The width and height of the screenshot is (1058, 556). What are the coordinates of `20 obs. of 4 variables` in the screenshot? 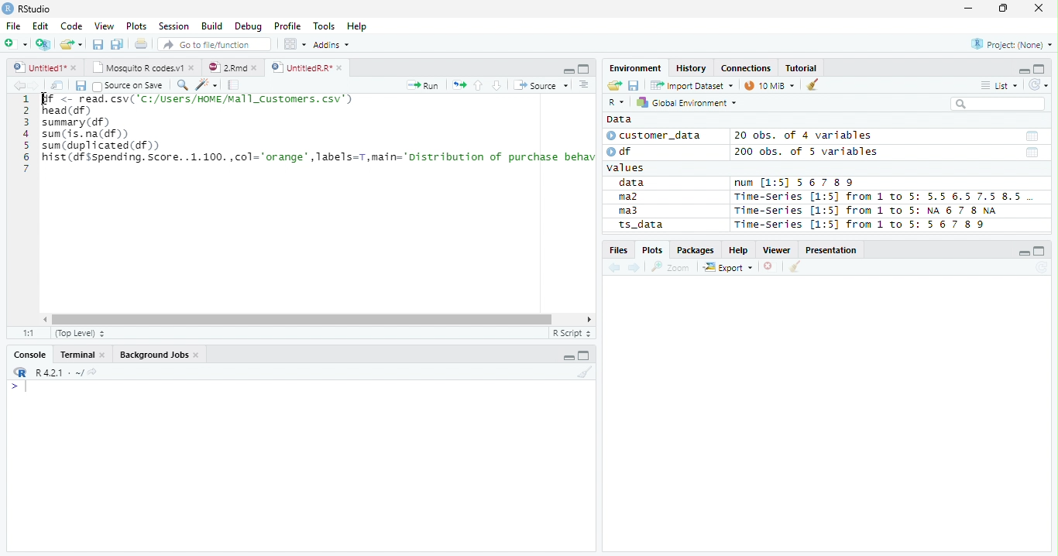 It's located at (804, 137).